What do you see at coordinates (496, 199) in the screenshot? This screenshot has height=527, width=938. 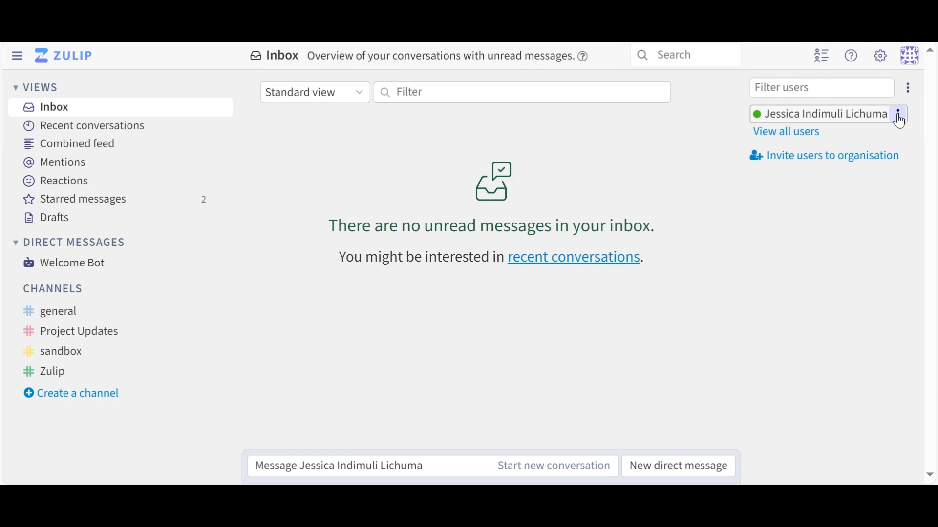 I see `no unread message in your inboxa` at bounding box center [496, 199].